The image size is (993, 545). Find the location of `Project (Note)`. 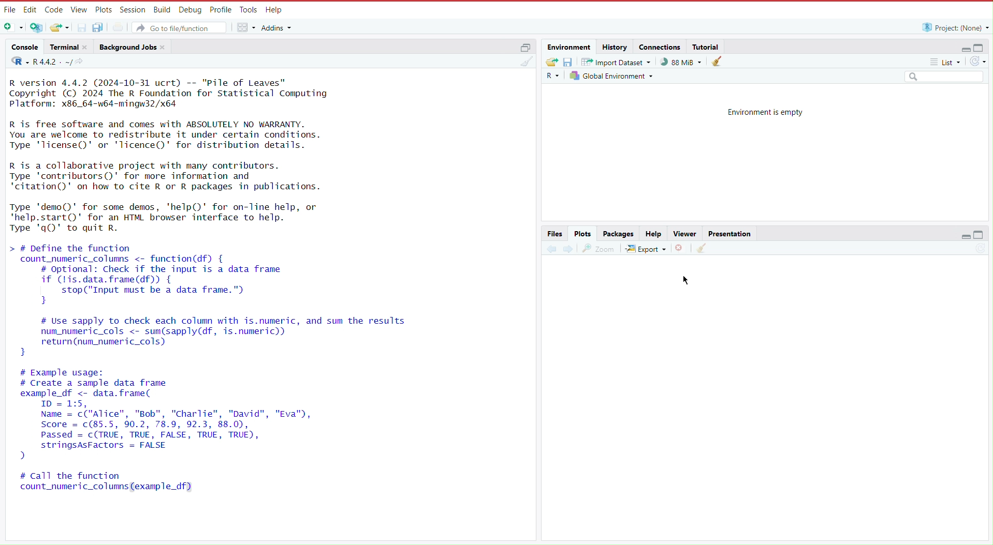

Project (Note) is located at coordinates (953, 27).